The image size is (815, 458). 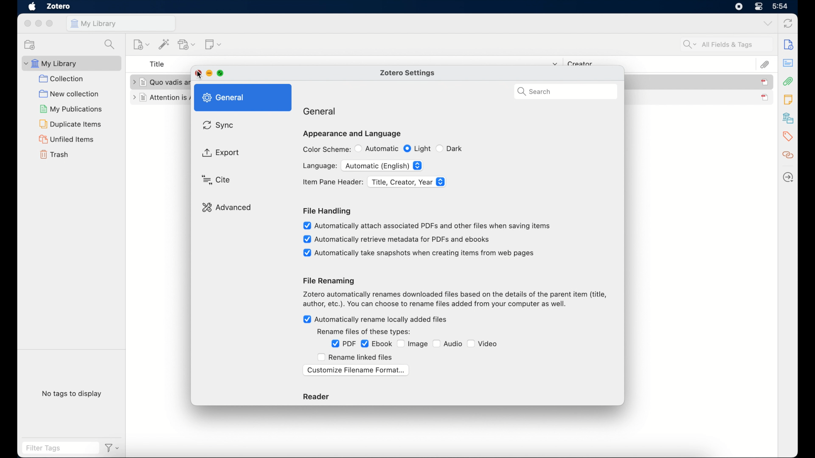 What do you see at coordinates (451, 148) in the screenshot?
I see `dark radio button` at bounding box center [451, 148].